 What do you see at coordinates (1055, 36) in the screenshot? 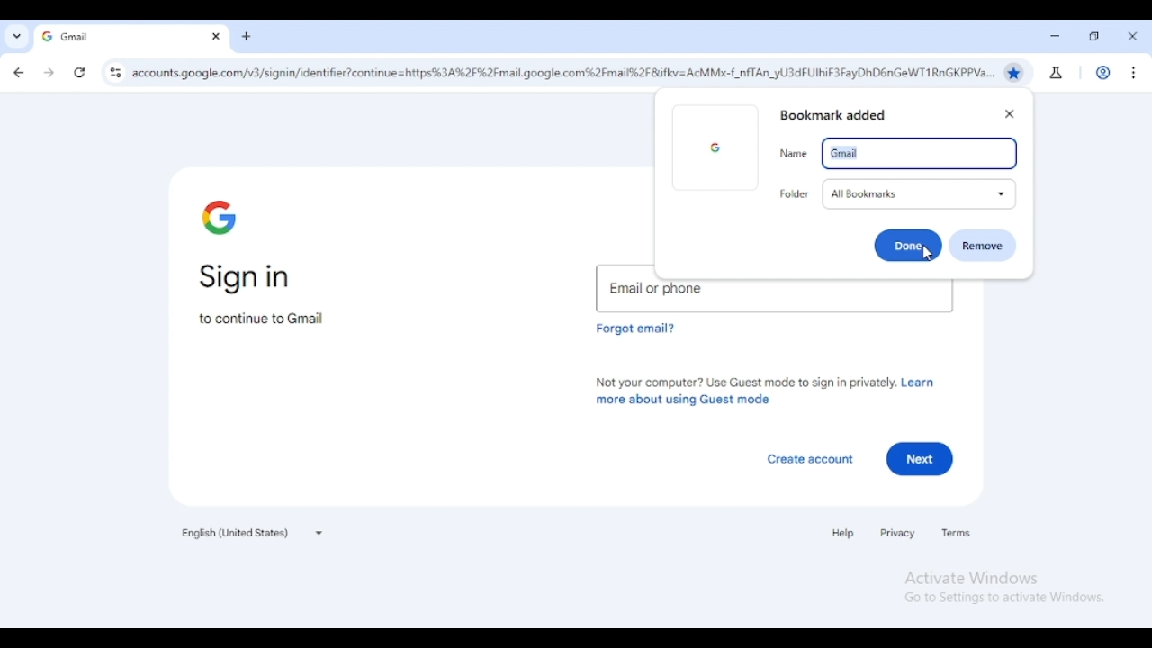
I see `minimize` at bounding box center [1055, 36].